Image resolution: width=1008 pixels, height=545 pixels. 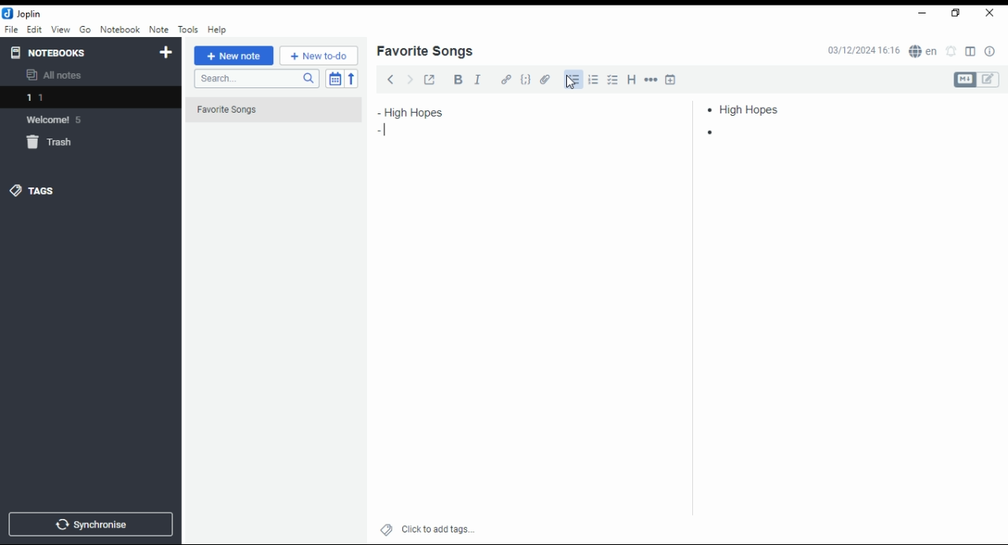 I want to click on code, so click(x=525, y=80).